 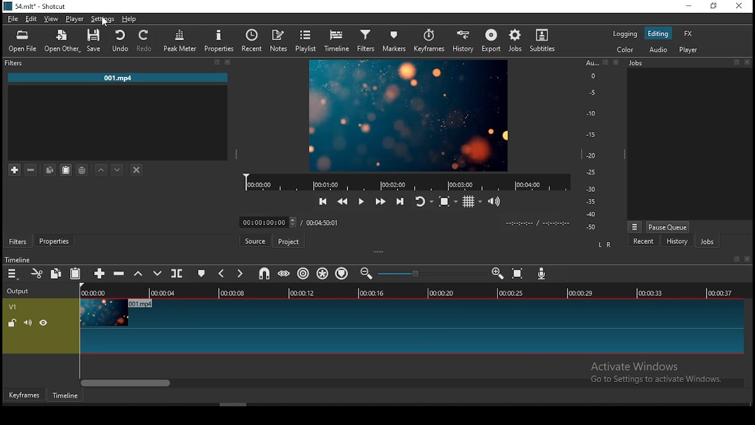 What do you see at coordinates (338, 41) in the screenshot?
I see `timeline` at bounding box center [338, 41].